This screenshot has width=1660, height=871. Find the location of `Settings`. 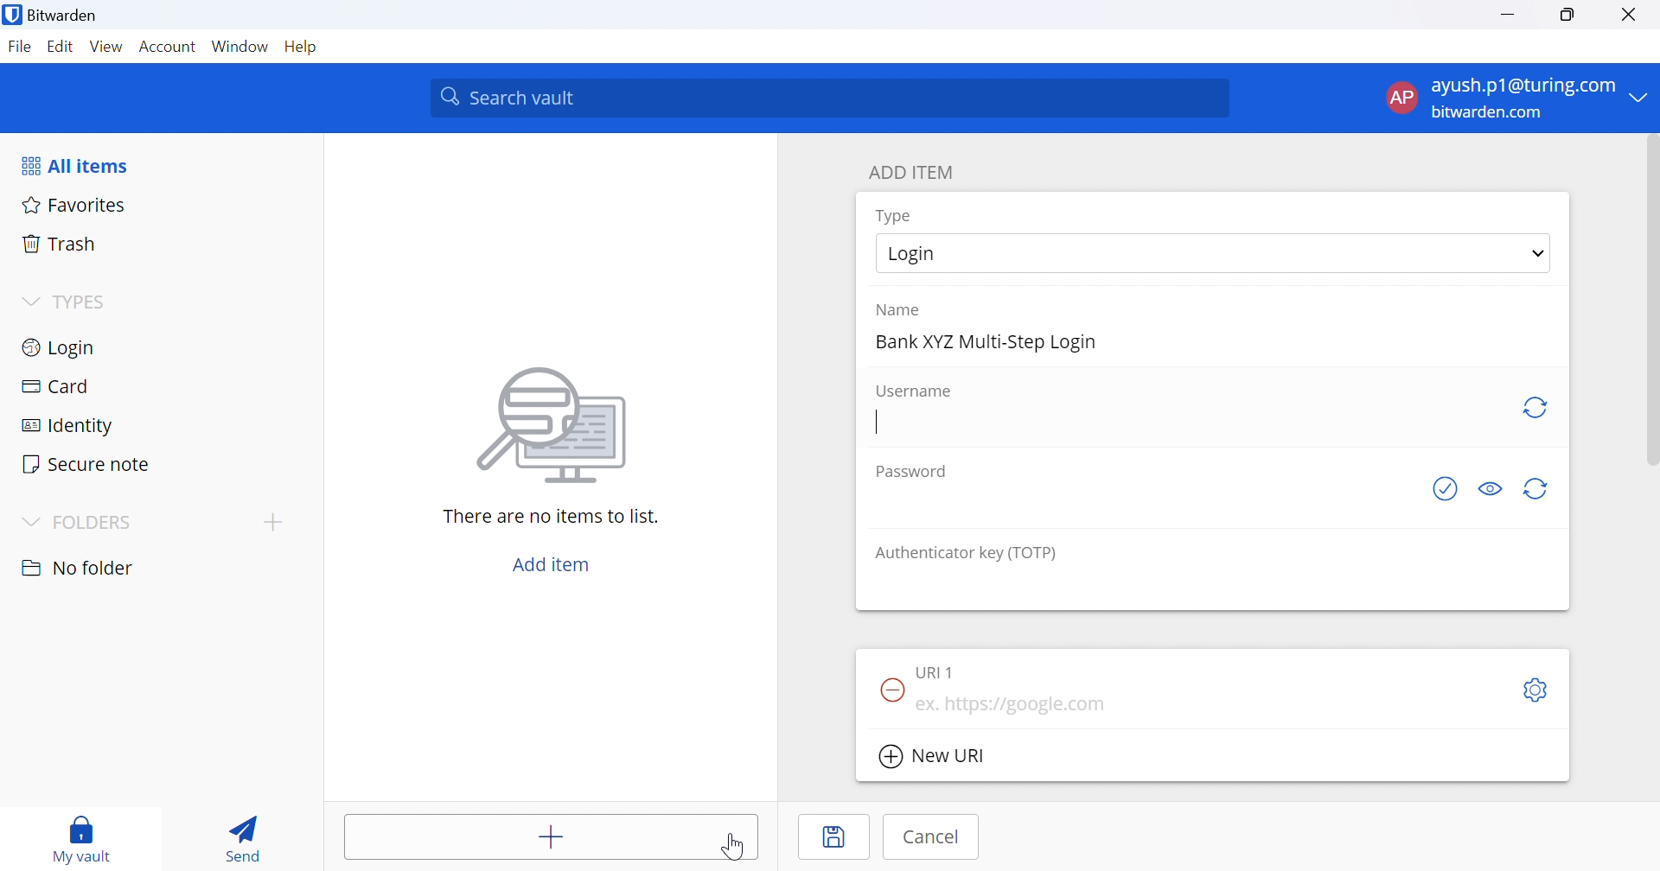

Settings is located at coordinates (1538, 690).